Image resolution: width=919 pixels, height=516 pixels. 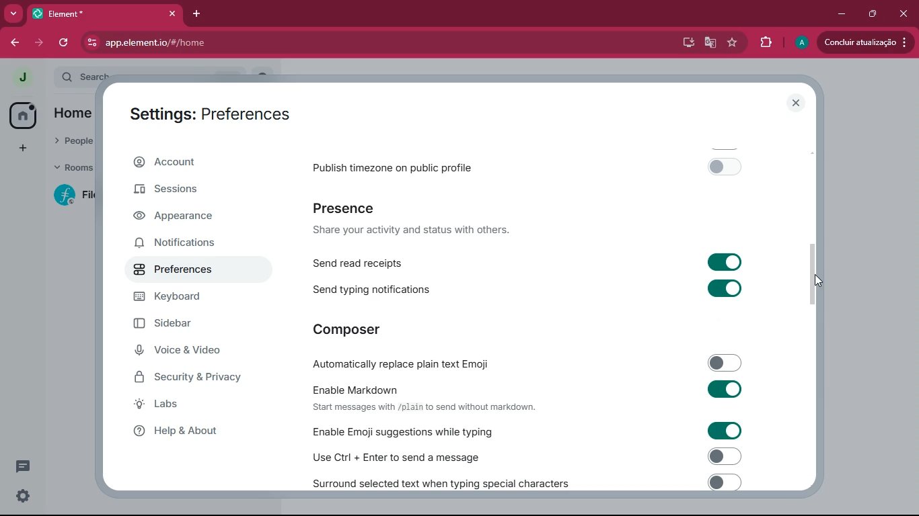 What do you see at coordinates (863, 42) in the screenshot?
I see `update` at bounding box center [863, 42].